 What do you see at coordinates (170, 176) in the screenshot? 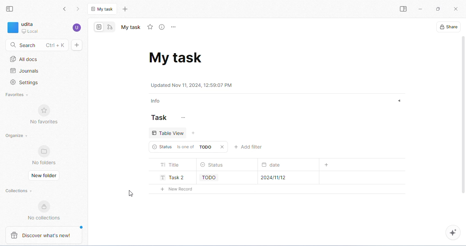
I see `task2` at bounding box center [170, 176].